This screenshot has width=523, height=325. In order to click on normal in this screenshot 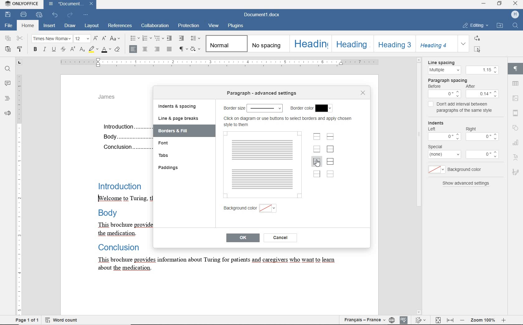, I will do `click(226, 43)`.